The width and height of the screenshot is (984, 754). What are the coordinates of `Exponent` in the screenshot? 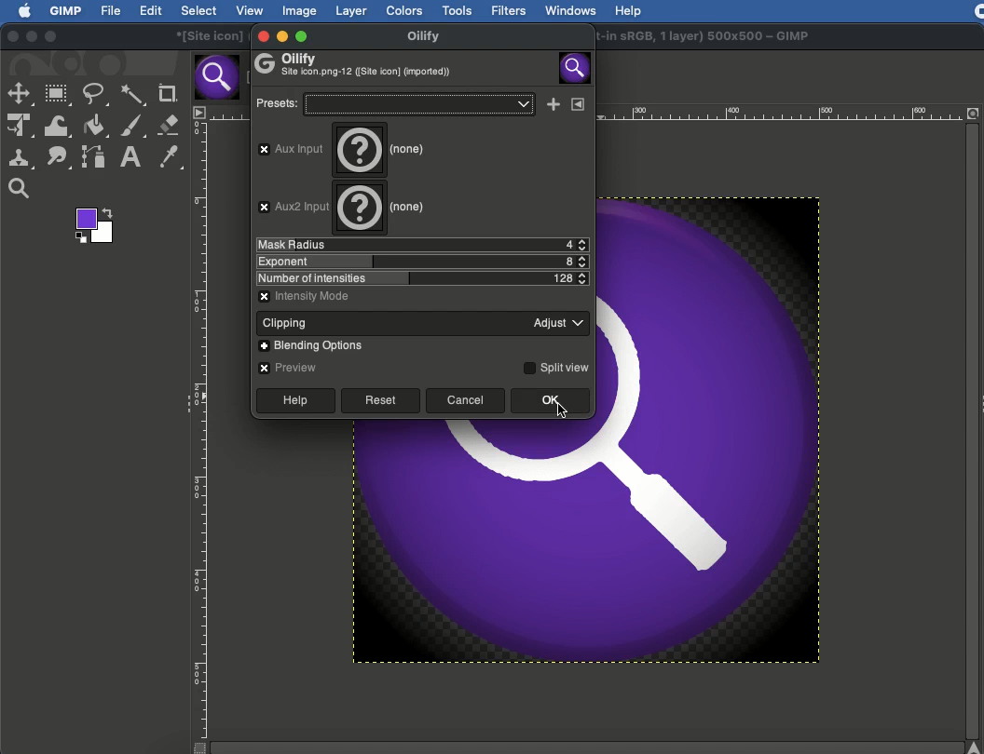 It's located at (421, 262).